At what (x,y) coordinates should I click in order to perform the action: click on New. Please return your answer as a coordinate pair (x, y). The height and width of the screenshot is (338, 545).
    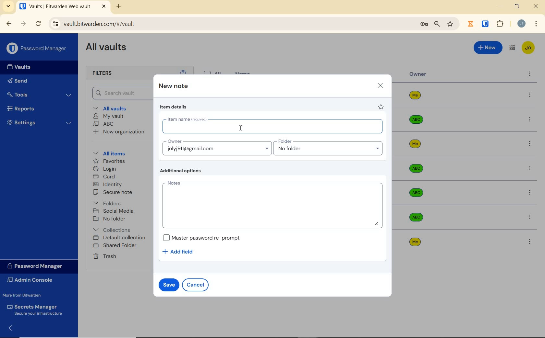
    Looking at the image, I should click on (488, 48).